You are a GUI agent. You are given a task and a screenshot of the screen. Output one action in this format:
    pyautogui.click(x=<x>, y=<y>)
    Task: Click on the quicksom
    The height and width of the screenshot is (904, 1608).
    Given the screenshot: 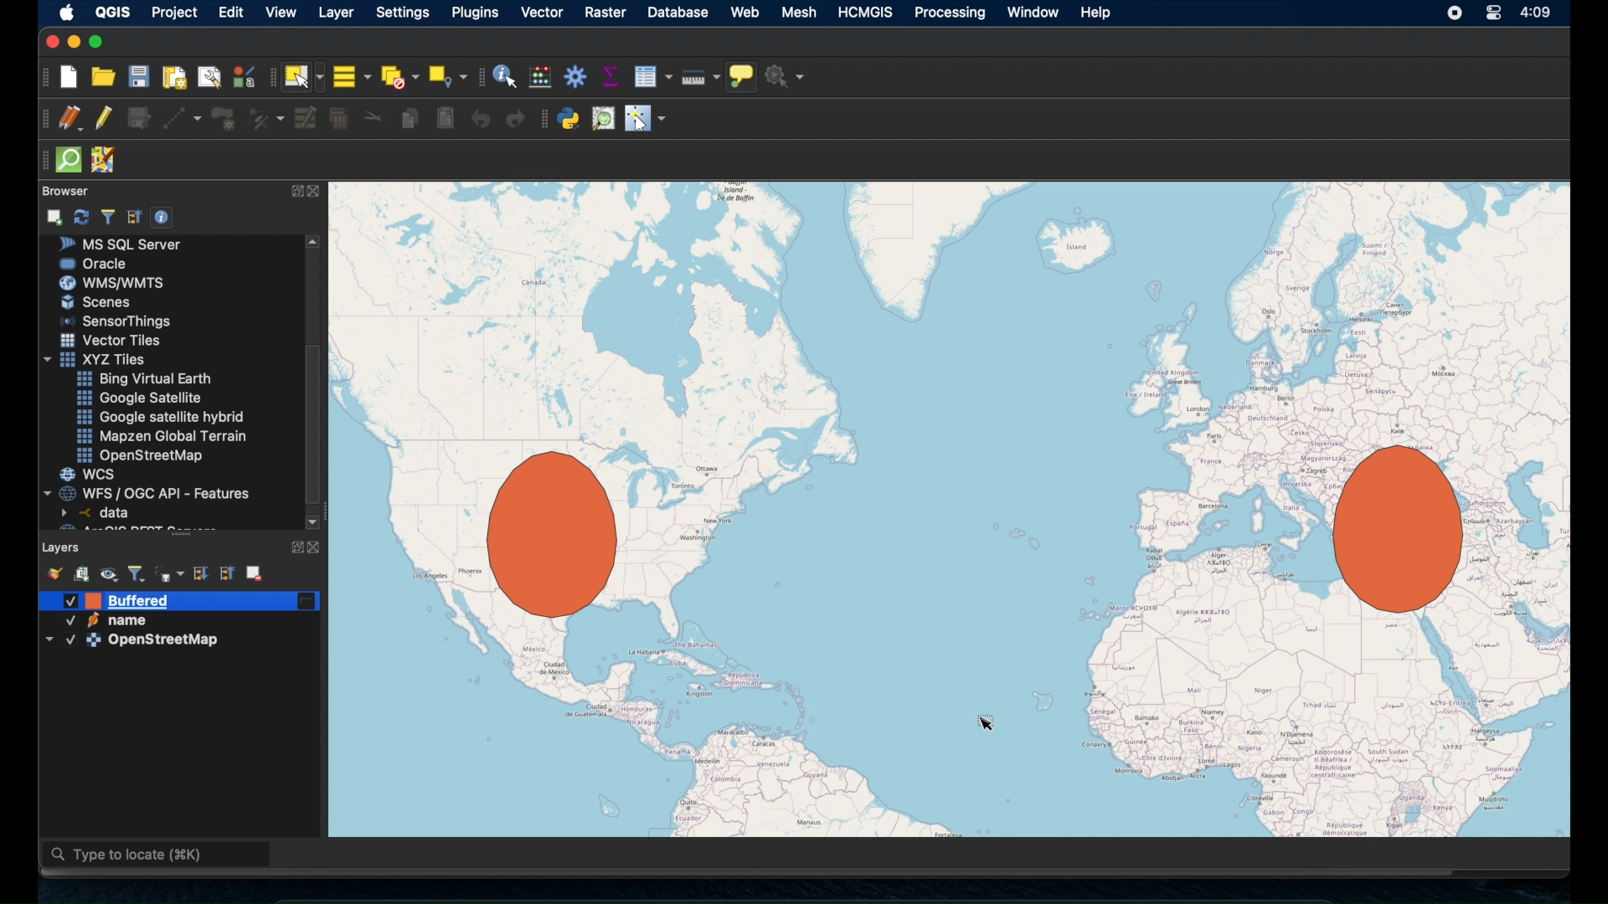 What is the action you would take?
    pyautogui.click(x=70, y=160)
    